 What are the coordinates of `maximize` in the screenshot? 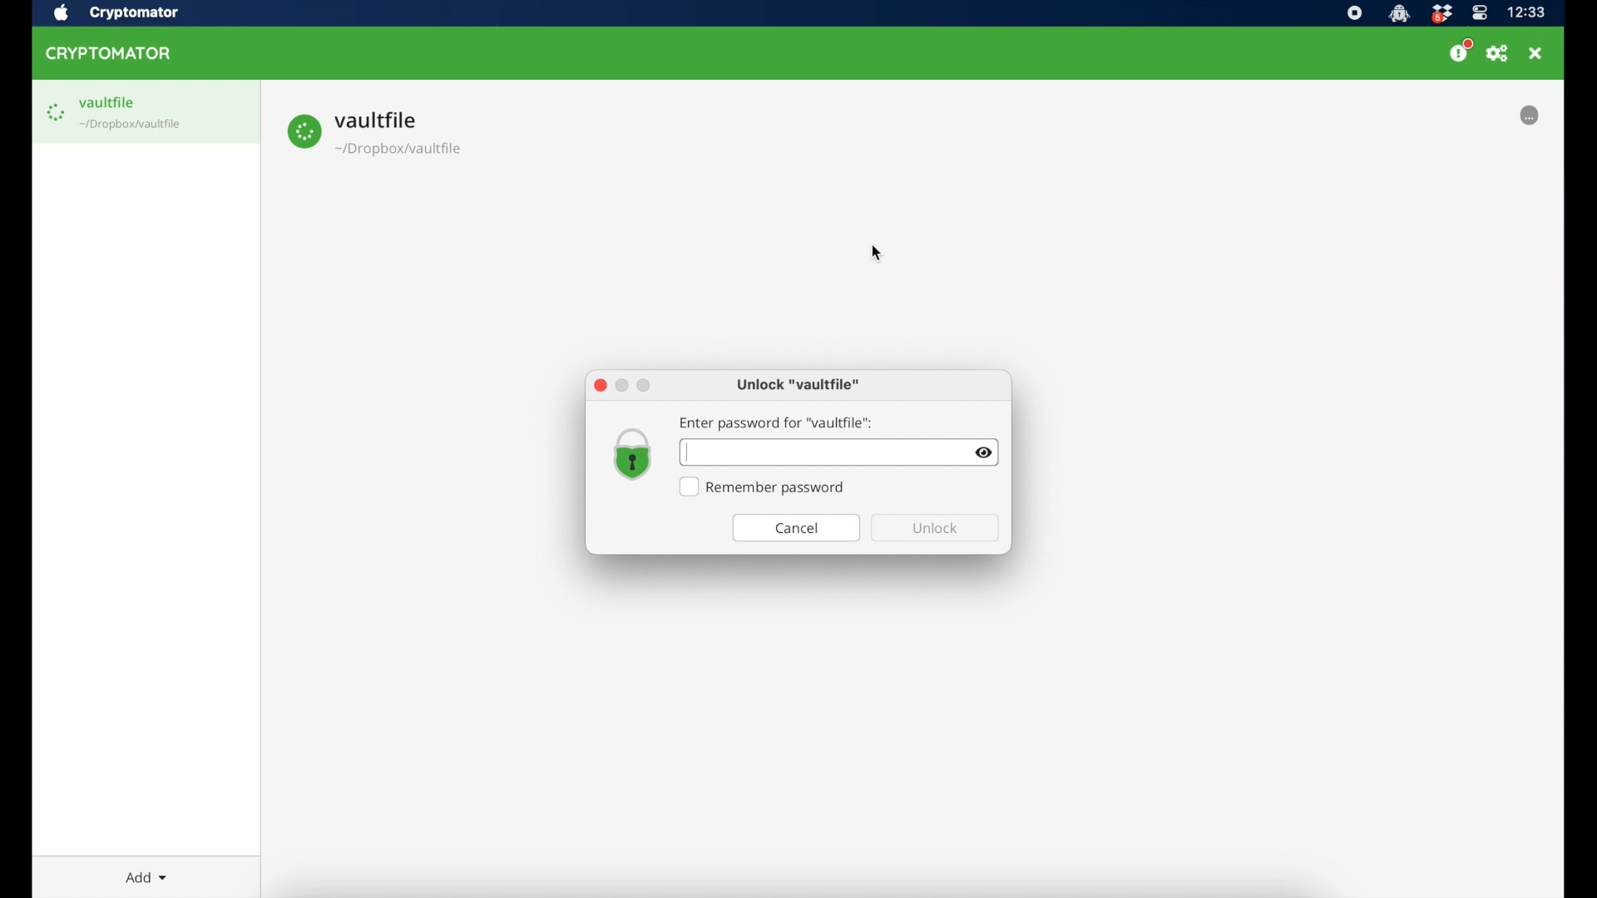 It's located at (645, 385).